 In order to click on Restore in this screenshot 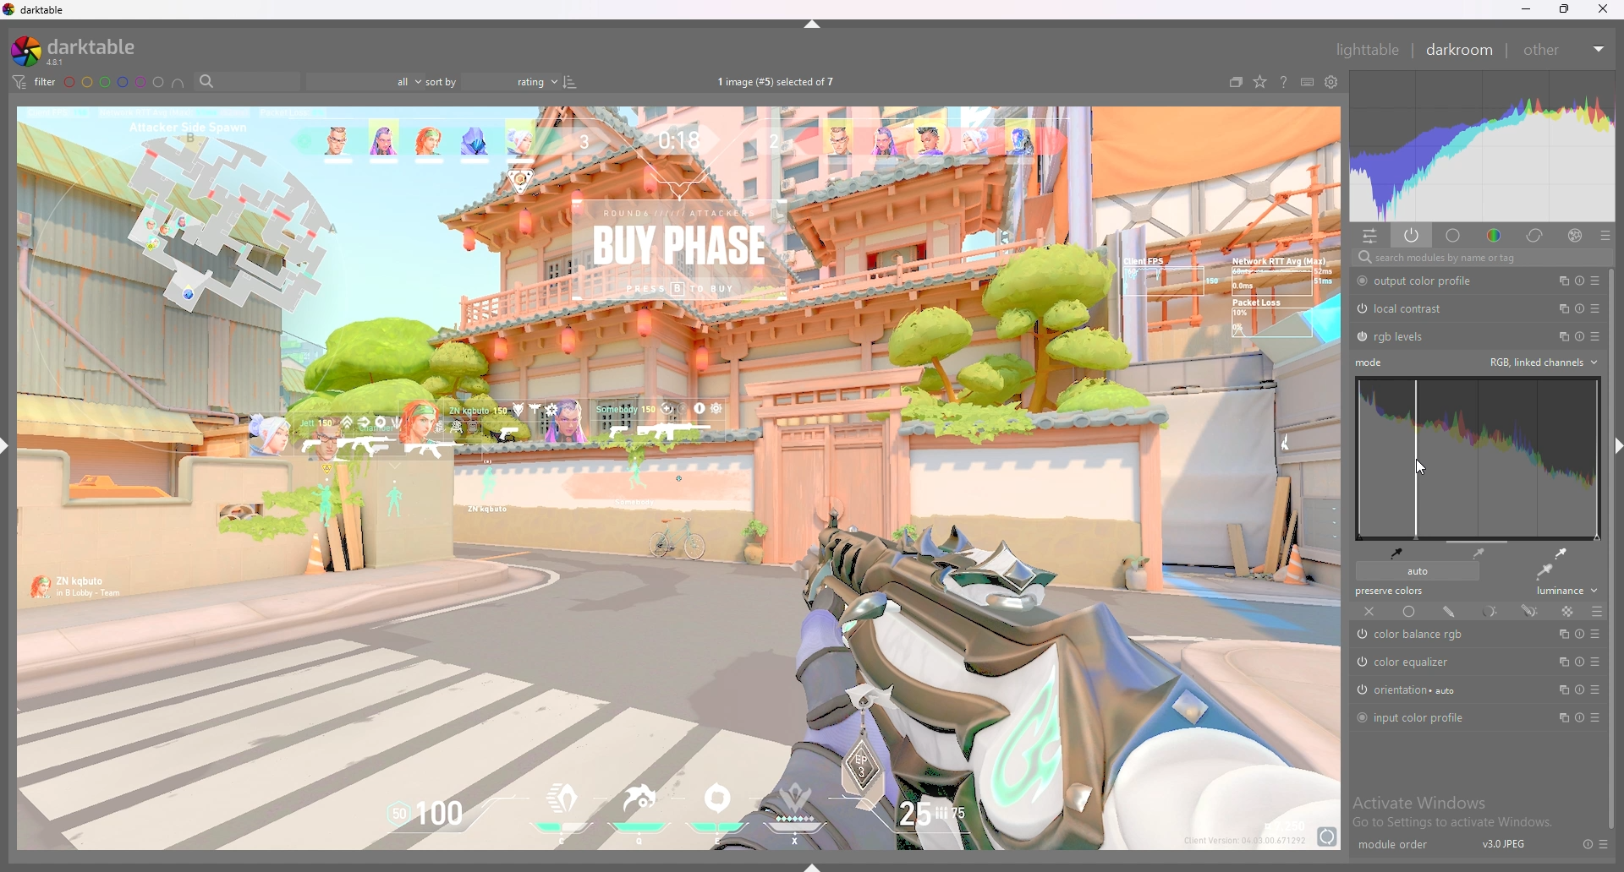, I will do `click(1563, 13)`.